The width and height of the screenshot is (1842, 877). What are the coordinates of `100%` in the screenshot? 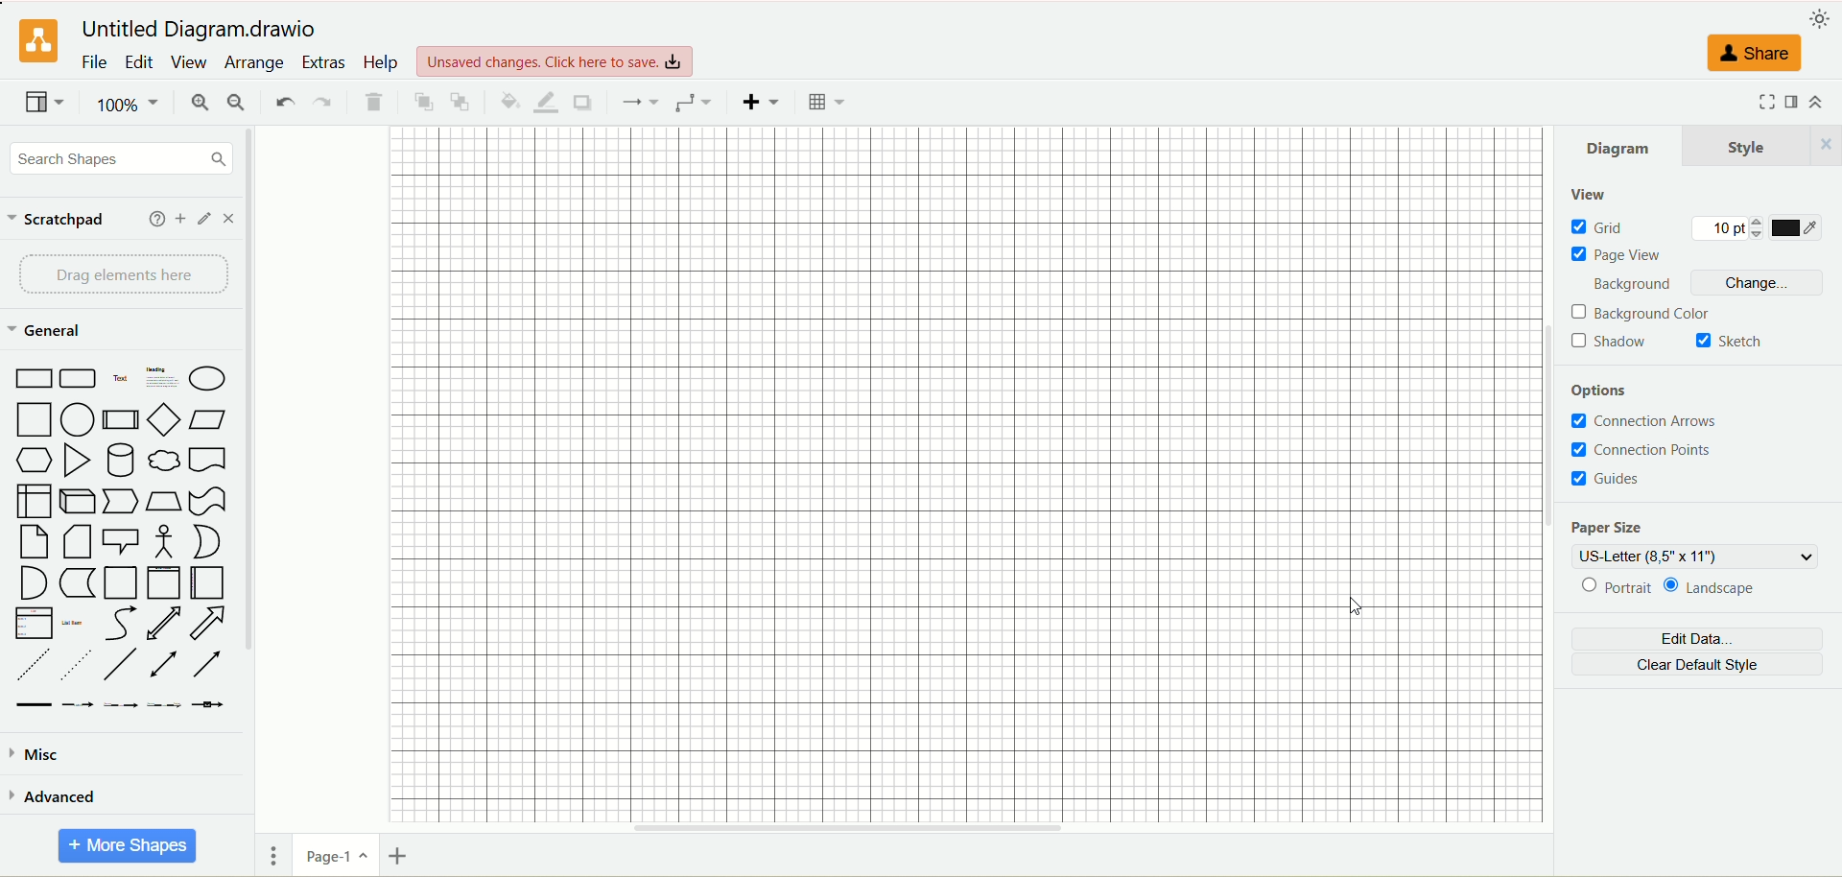 It's located at (129, 103).